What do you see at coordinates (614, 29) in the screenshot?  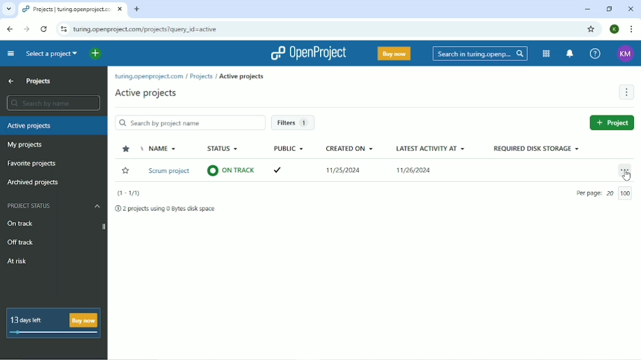 I see `Account` at bounding box center [614, 29].